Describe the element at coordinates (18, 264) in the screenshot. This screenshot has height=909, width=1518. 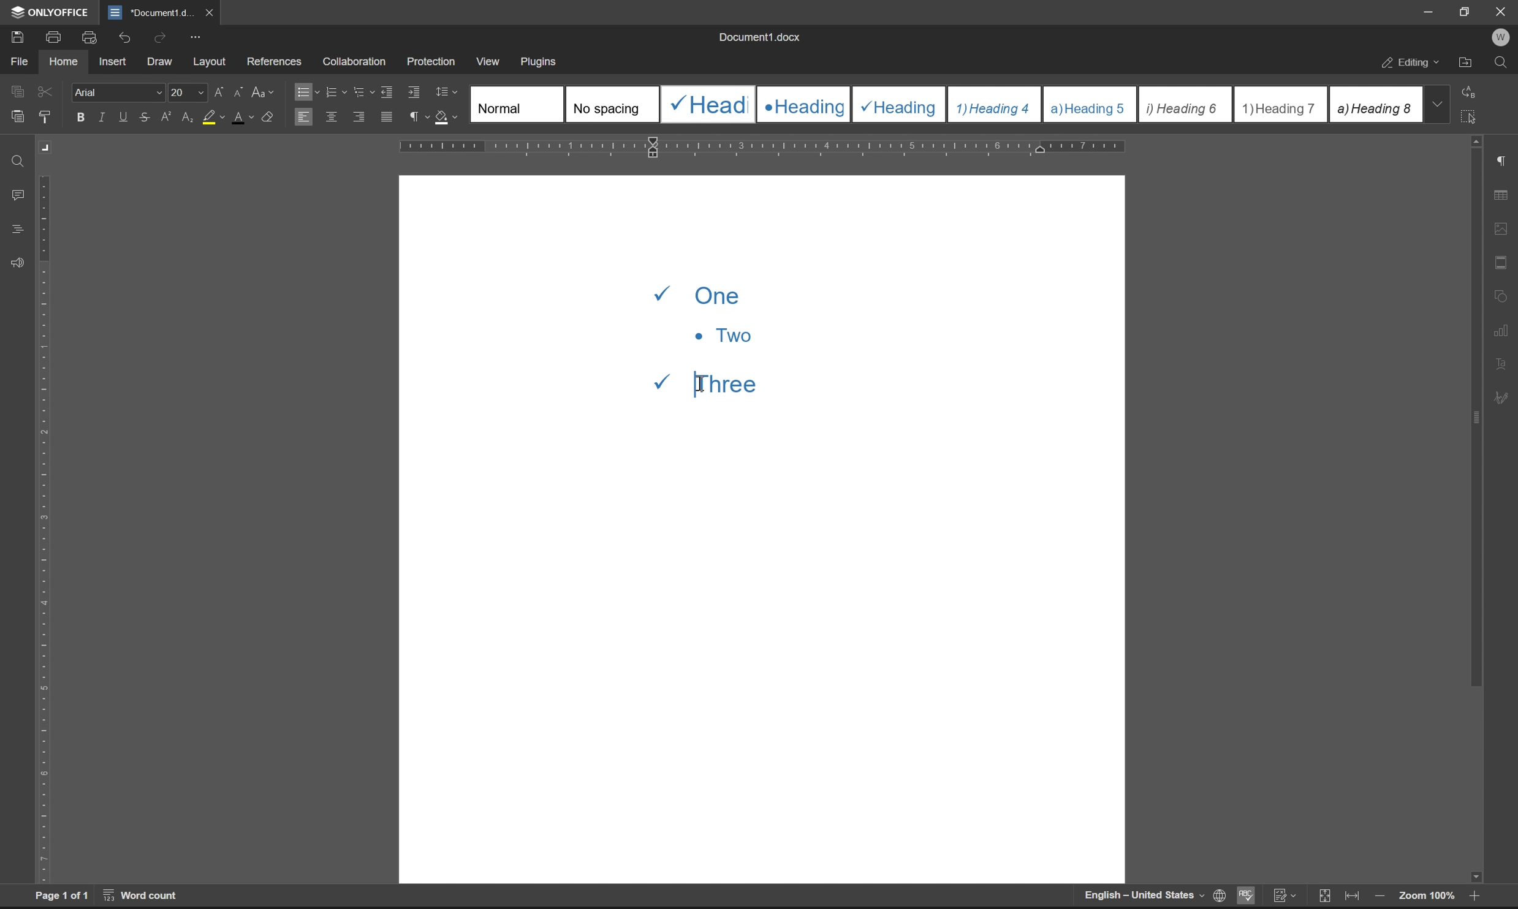
I see `feedback & support` at that location.